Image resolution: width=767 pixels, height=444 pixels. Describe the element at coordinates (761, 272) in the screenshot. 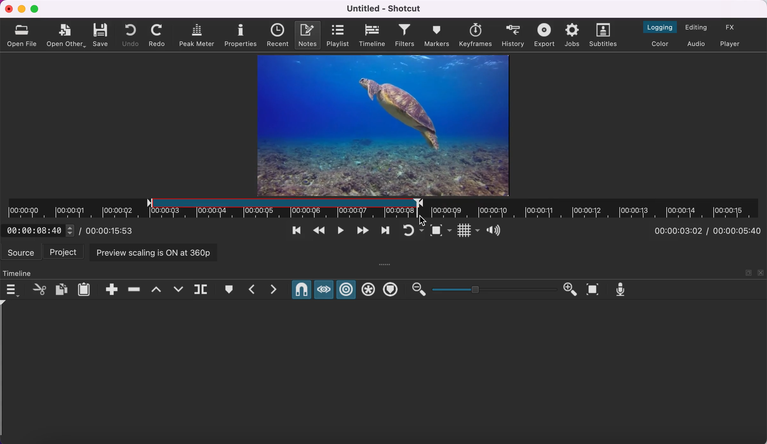

I see `close` at that location.